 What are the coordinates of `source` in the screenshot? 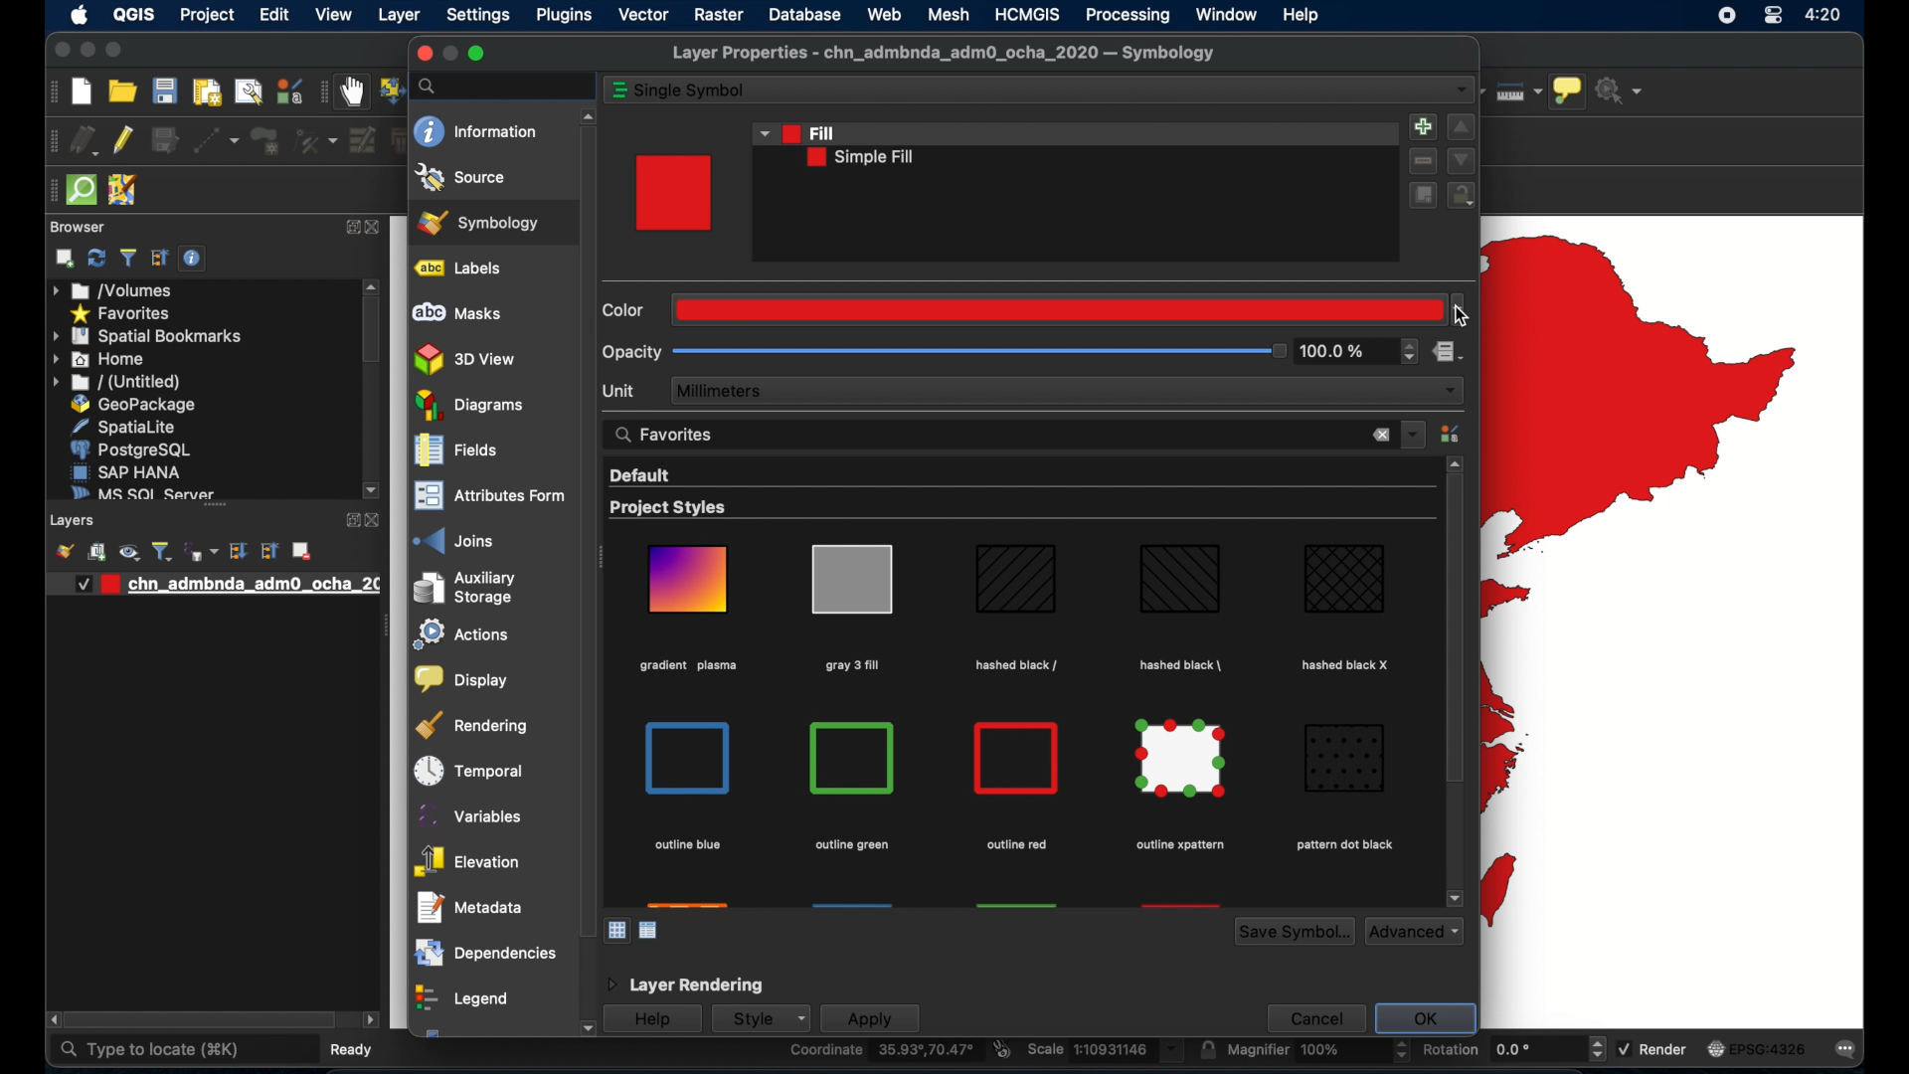 It's located at (461, 177).